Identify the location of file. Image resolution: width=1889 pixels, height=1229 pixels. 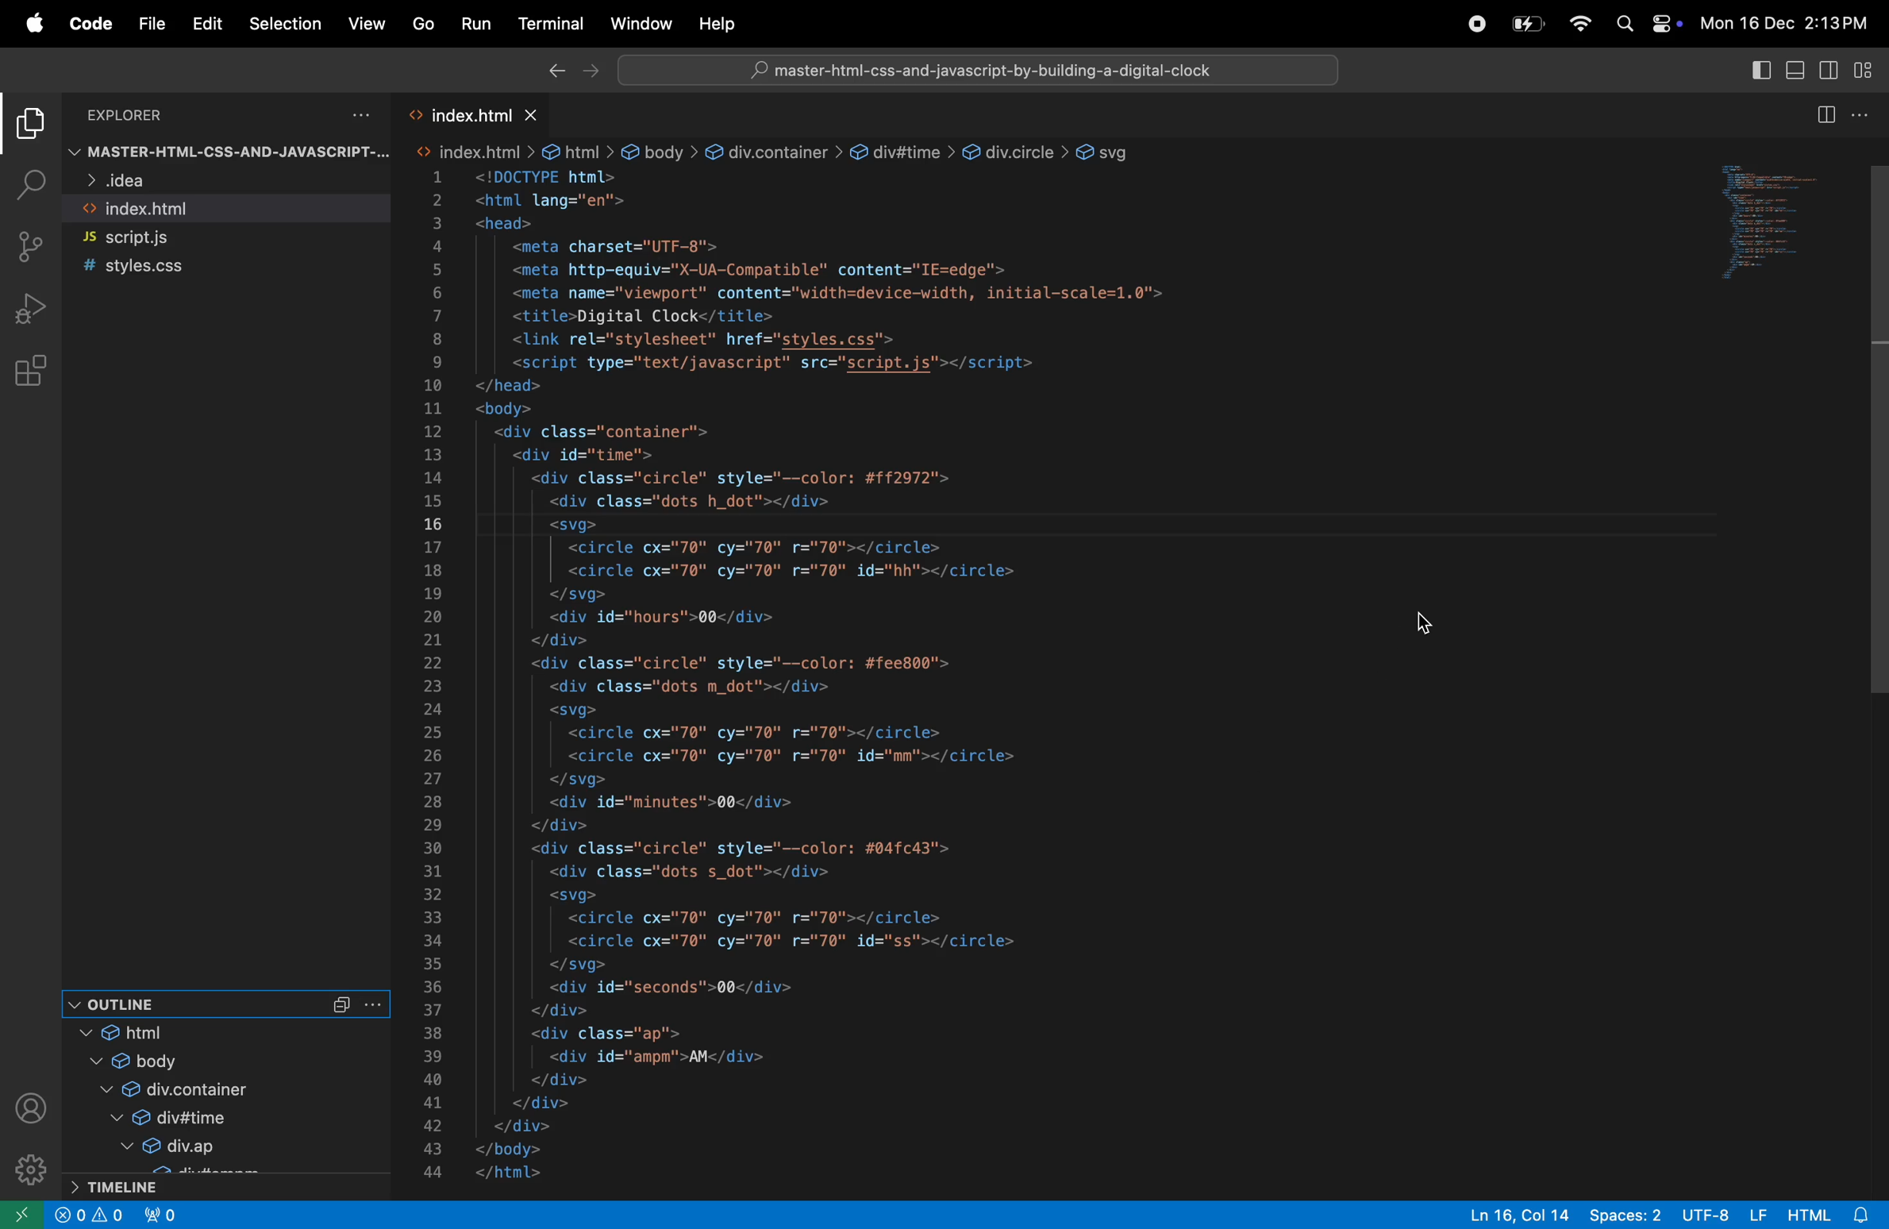
(149, 27).